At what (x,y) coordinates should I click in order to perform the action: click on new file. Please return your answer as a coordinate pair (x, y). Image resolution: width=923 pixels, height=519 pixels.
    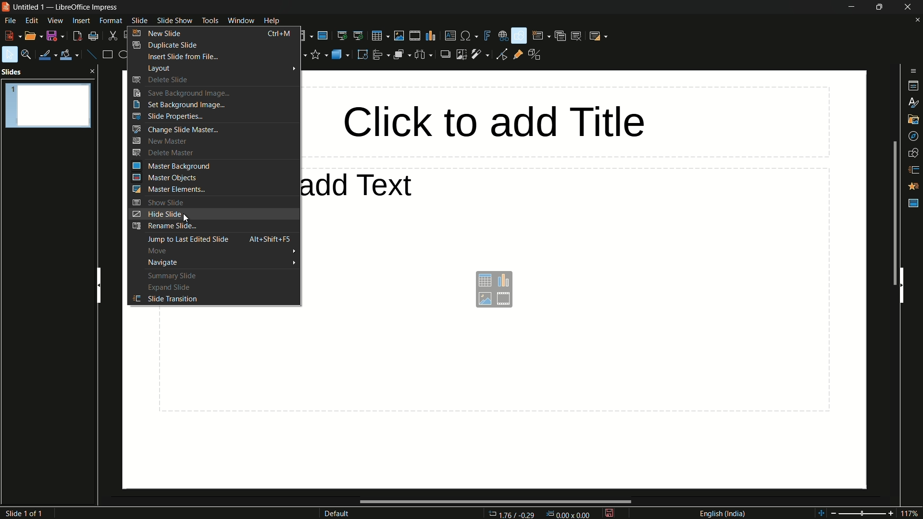
    Looking at the image, I should click on (12, 36).